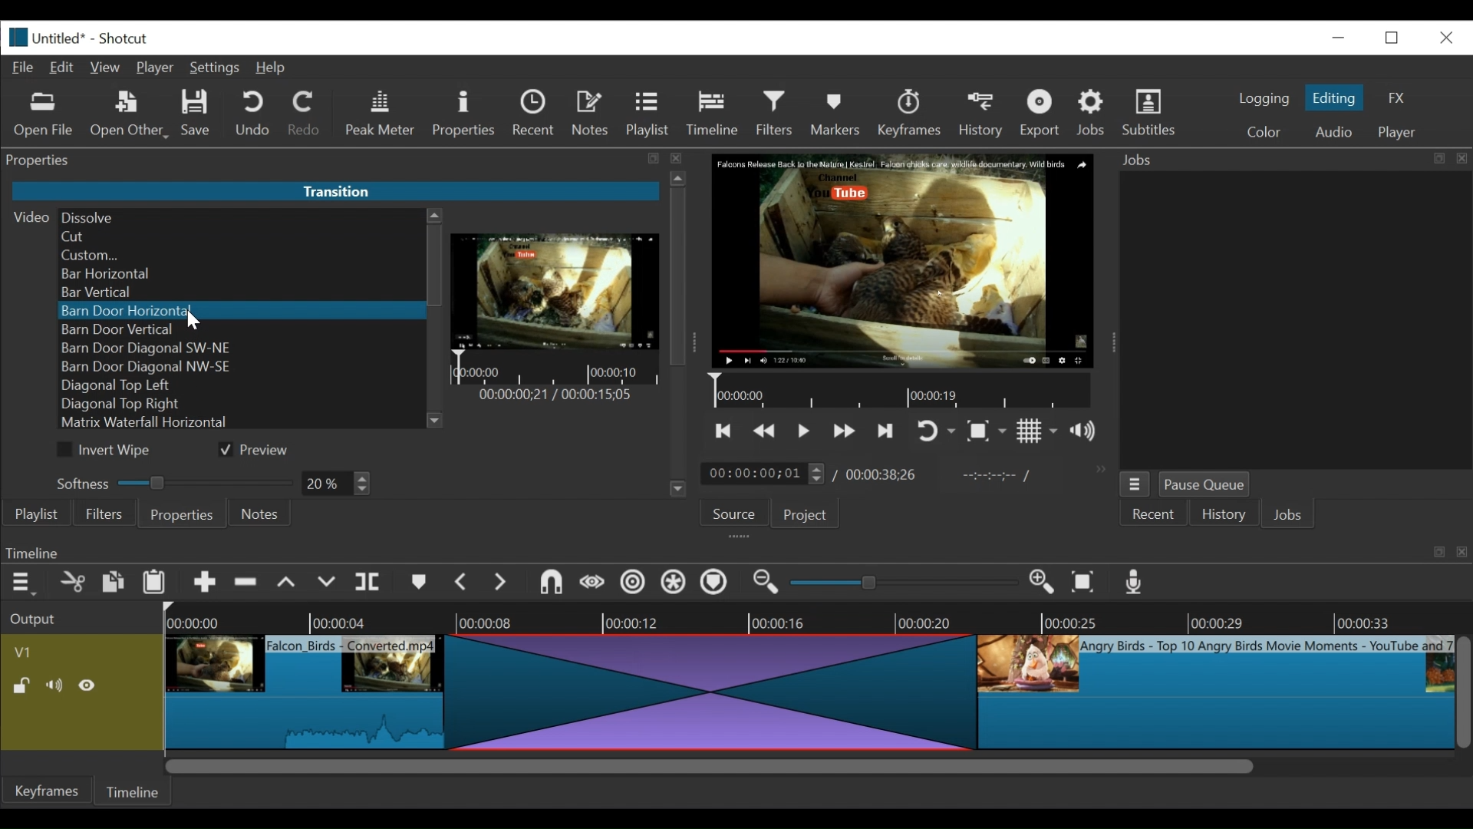 The height and width of the screenshot is (829, 1473). I want to click on Paste, so click(160, 584).